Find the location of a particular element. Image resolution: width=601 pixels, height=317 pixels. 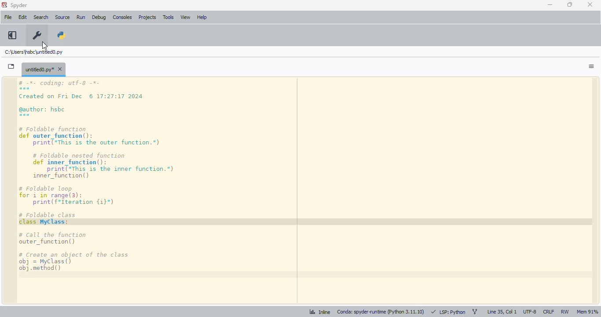

view is located at coordinates (186, 17).